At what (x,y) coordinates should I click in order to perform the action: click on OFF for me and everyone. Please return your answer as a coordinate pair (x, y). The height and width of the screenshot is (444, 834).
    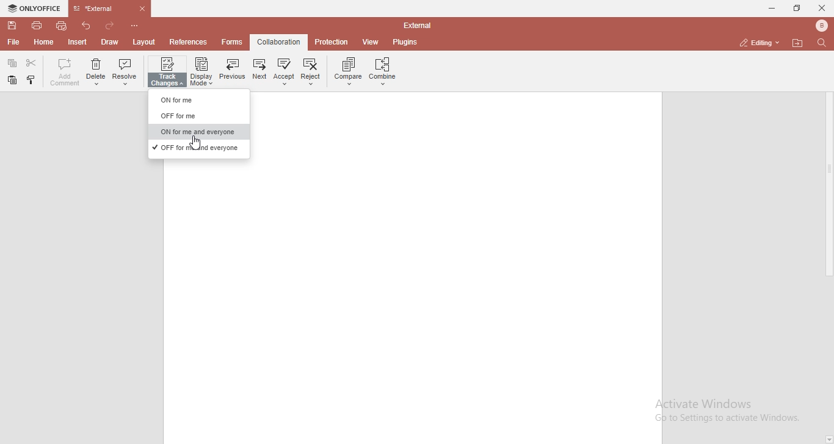
    Looking at the image, I should click on (195, 147).